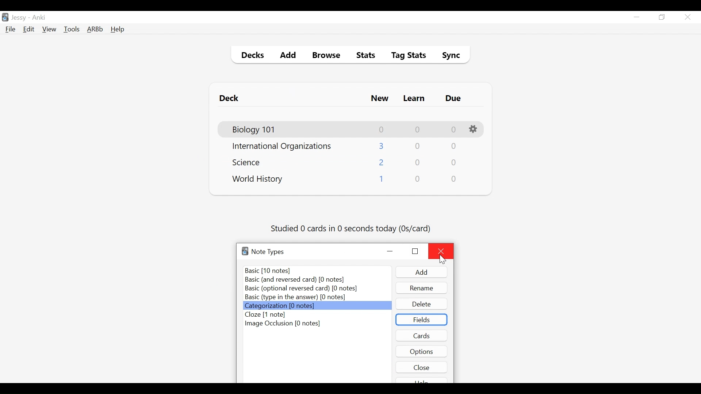 This screenshot has height=394, width=701. I want to click on Rename, so click(422, 288).